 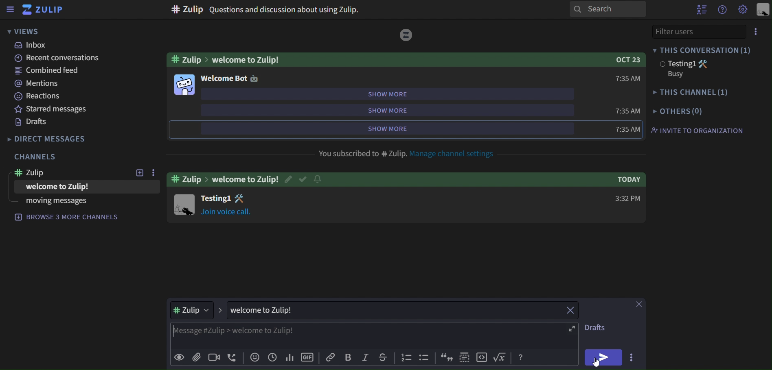 I want to click on show more, so click(x=401, y=110).